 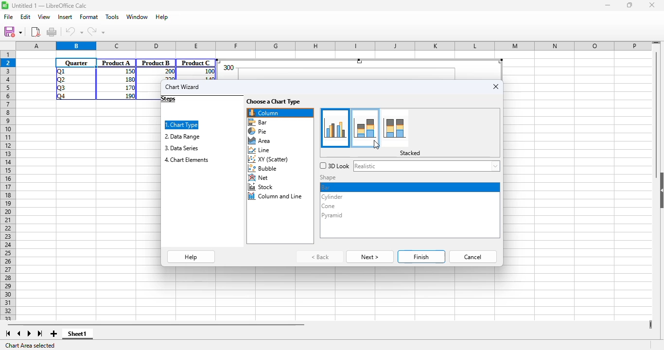 I want to click on bubble, so click(x=265, y=169).